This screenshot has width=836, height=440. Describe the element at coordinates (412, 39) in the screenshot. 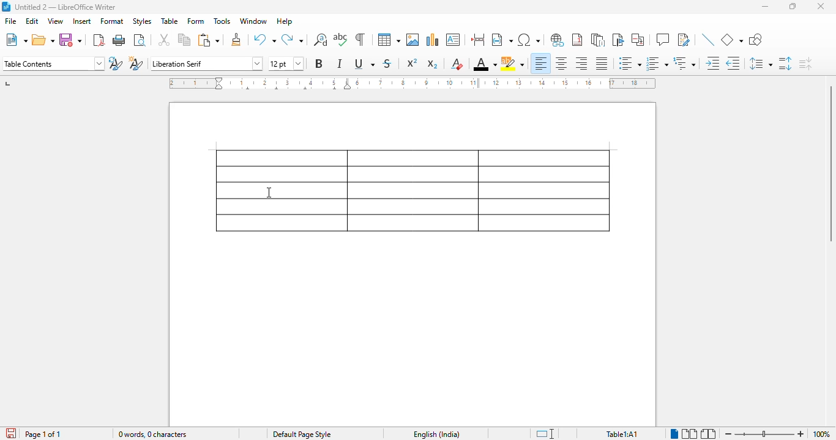

I see `insert image` at that location.